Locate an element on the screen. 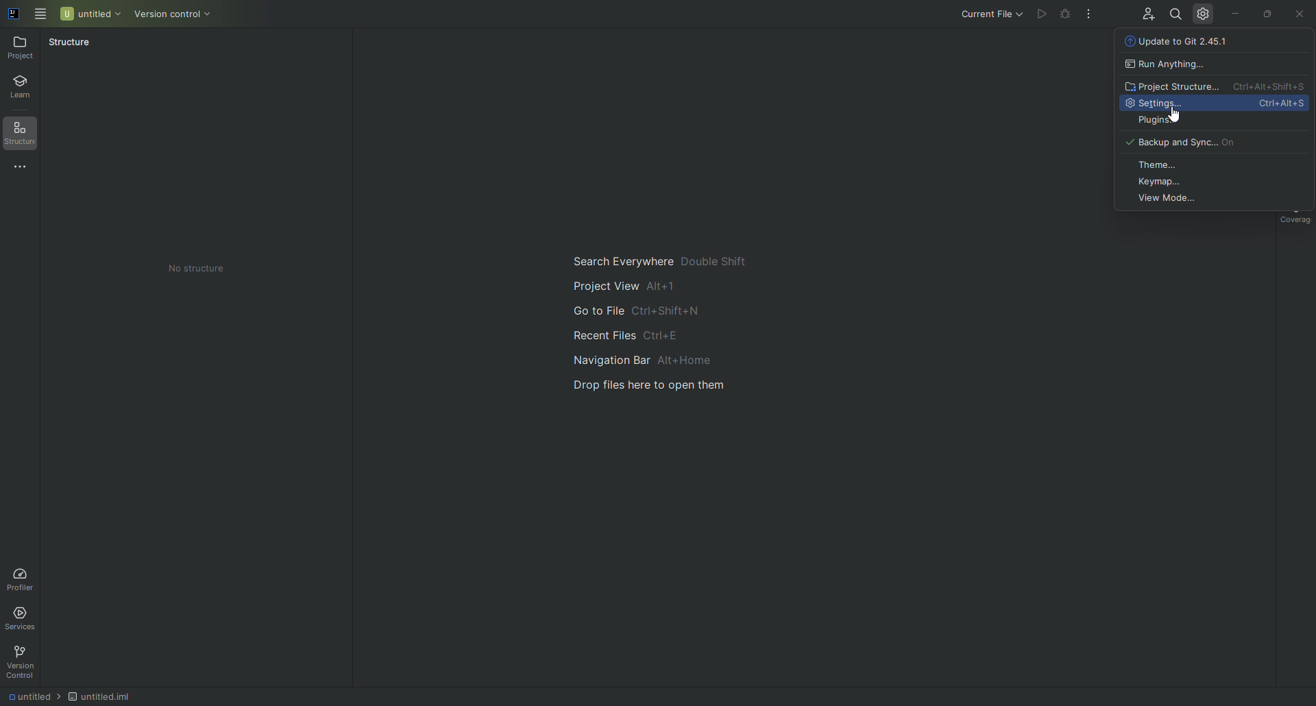  No Structure is located at coordinates (199, 268).